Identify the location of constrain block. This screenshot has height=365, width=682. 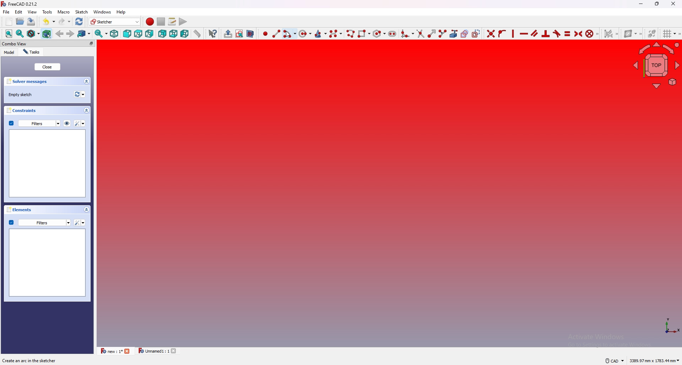
(592, 33).